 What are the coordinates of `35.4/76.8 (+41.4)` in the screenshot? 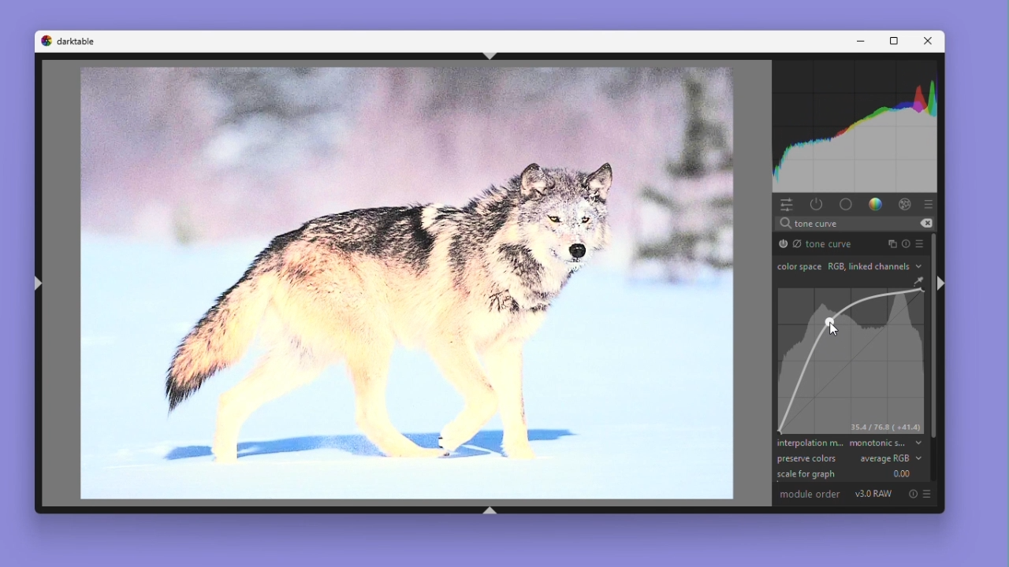 It's located at (883, 428).